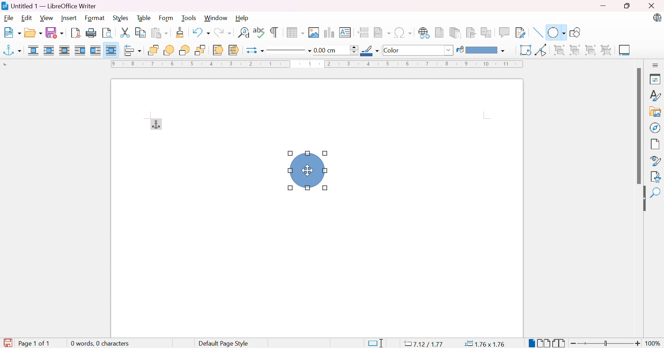 This screenshot has height=348, width=664. I want to click on Check spelling, so click(259, 32).